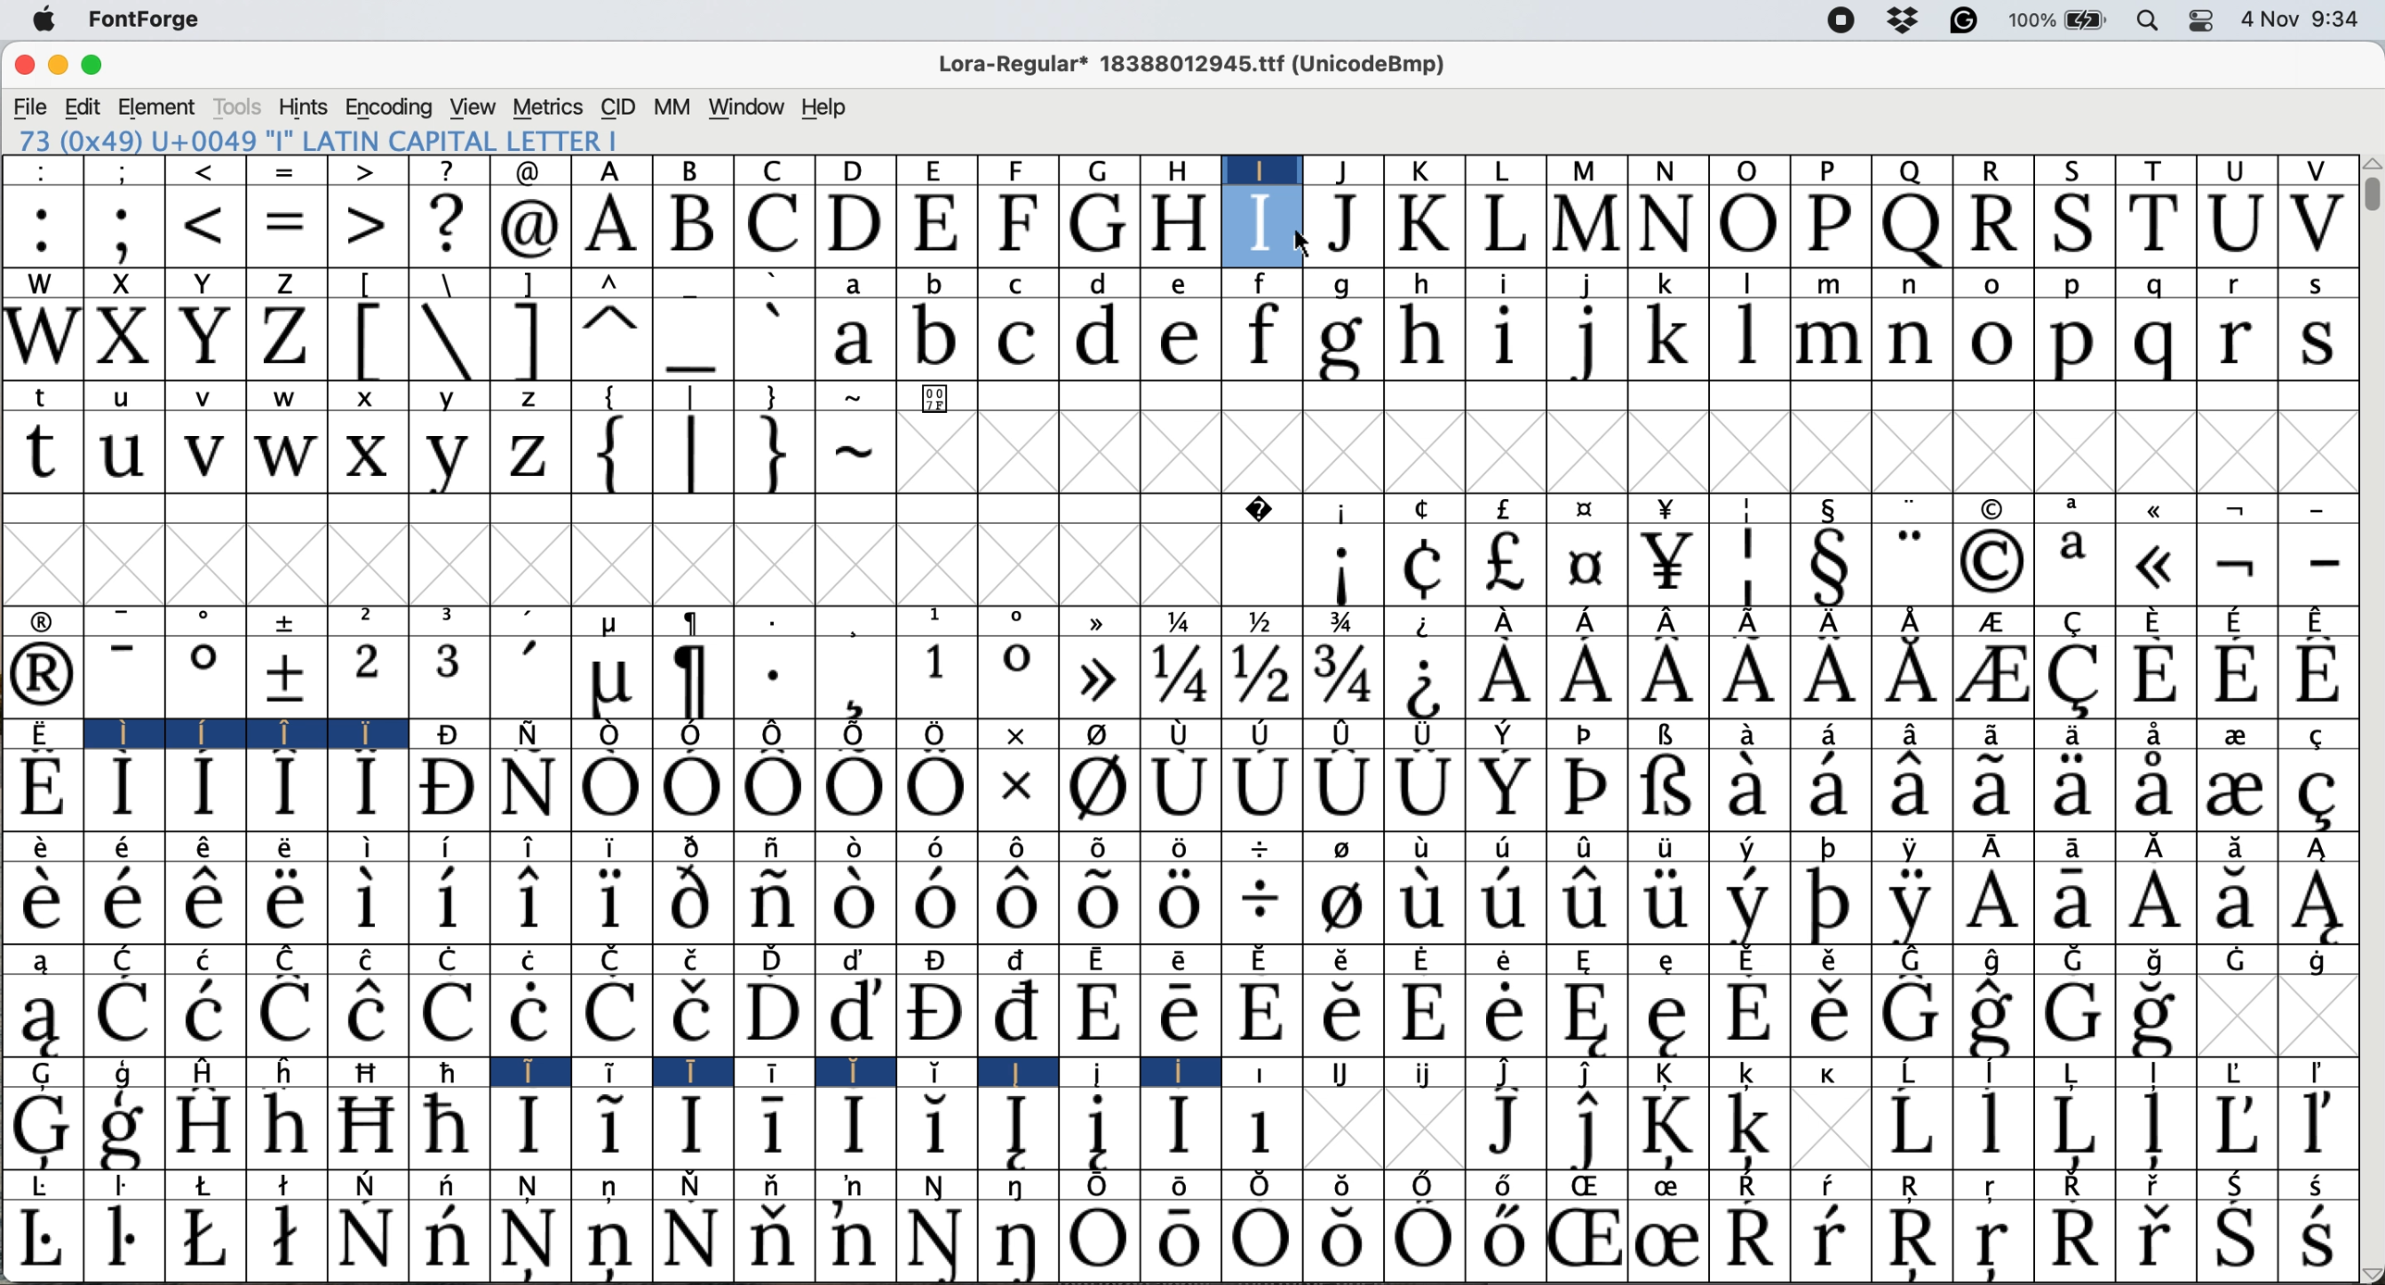 The height and width of the screenshot is (1285, 2385). I want to click on Symbol, so click(933, 1011).